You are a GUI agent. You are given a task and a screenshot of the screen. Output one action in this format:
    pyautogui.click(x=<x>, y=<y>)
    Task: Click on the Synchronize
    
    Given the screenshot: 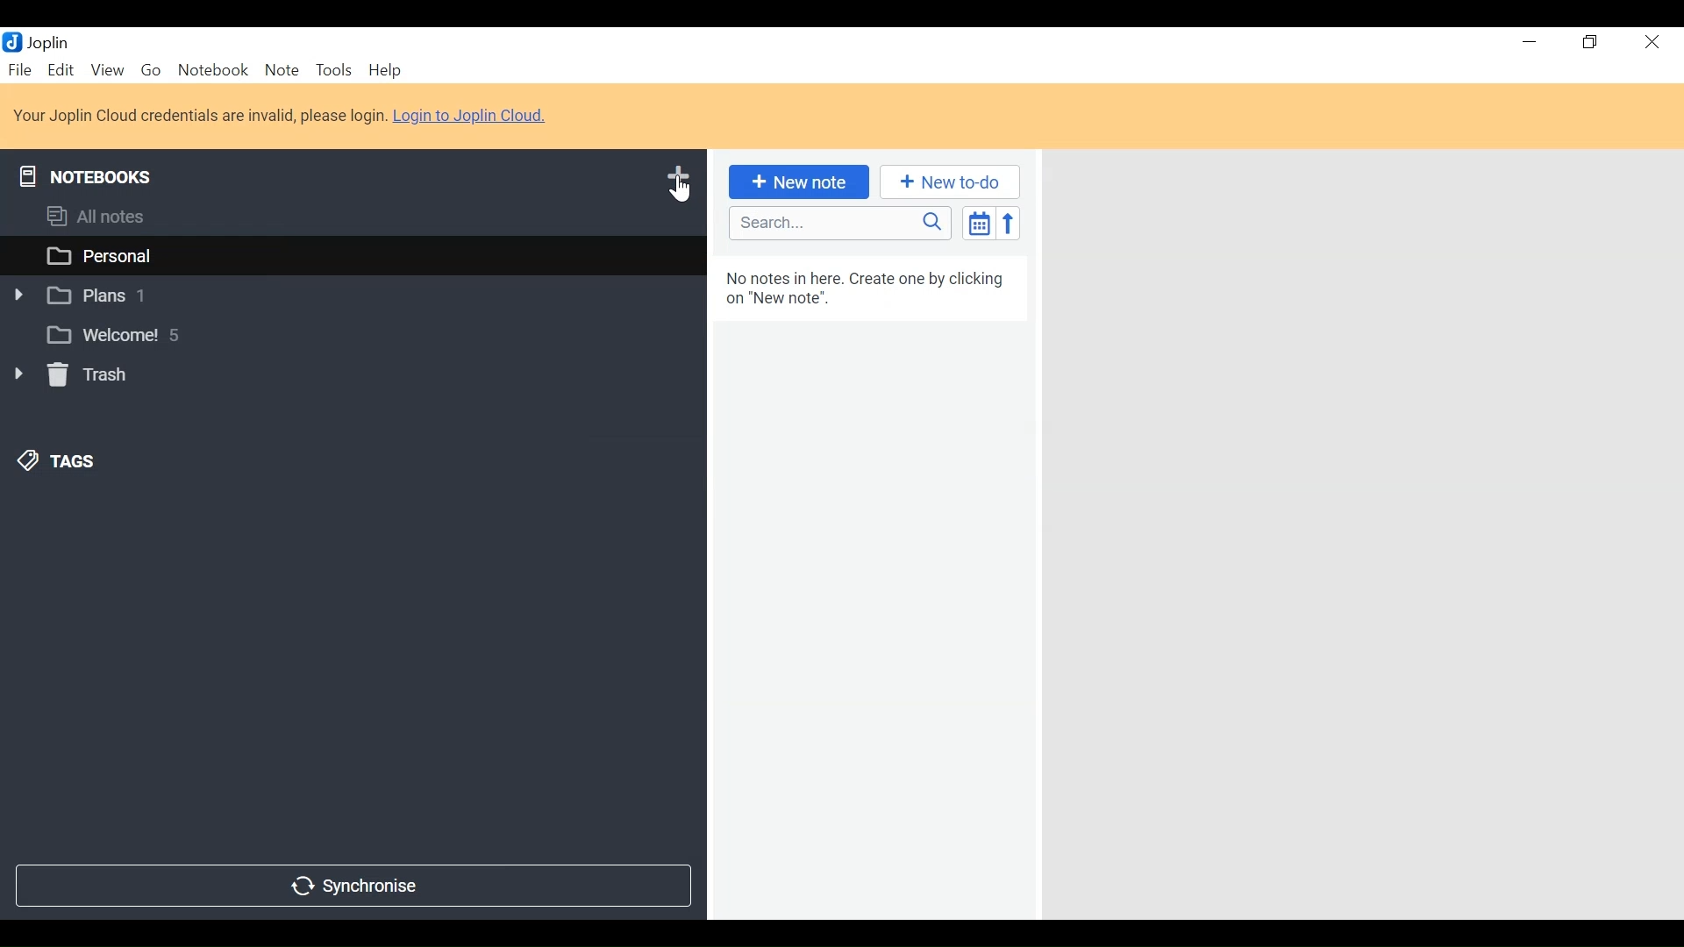 What is the action you would take?
    pyautogui.click(x=351, y=886)
    